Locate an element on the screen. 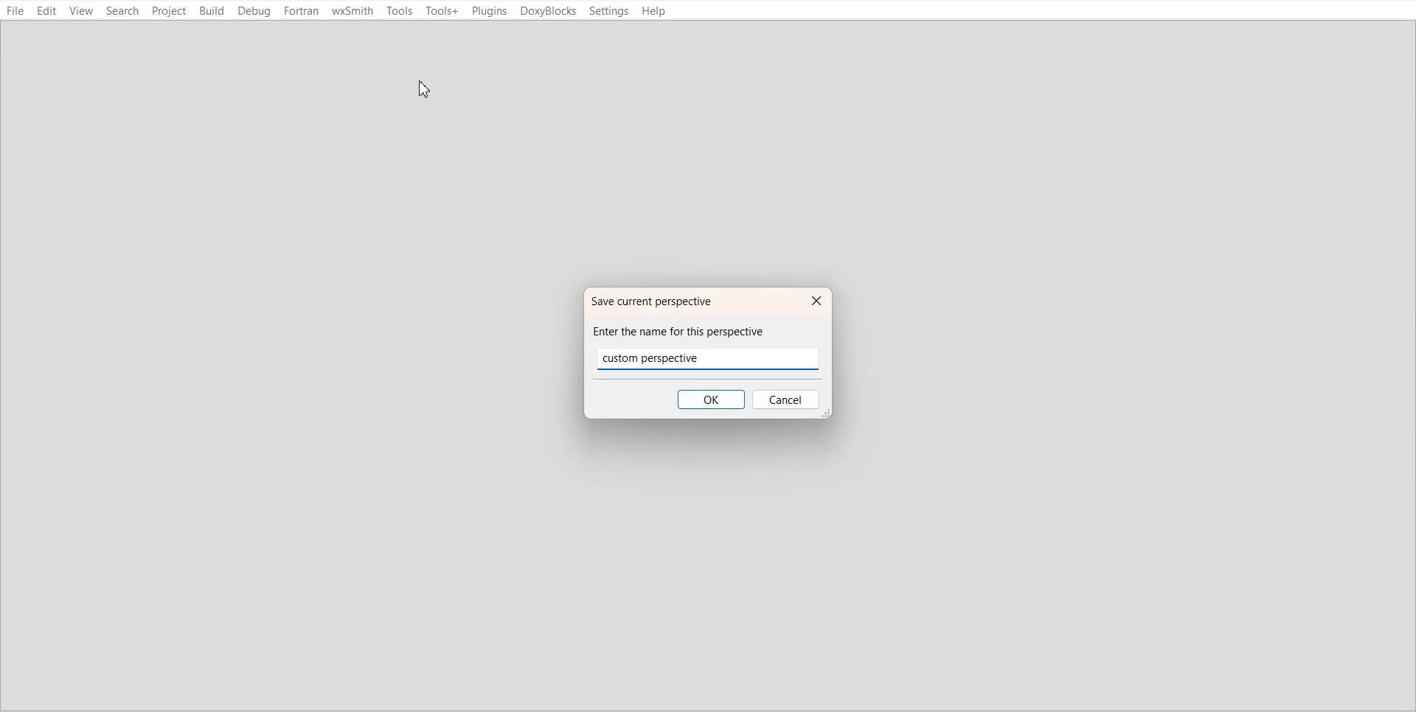 This screenshot has width=1416, height=712. Save current perspective is located at coordinates (660, 301).